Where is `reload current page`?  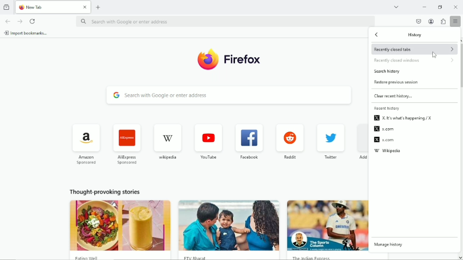 reload current page is located at coordinates (32, 21).